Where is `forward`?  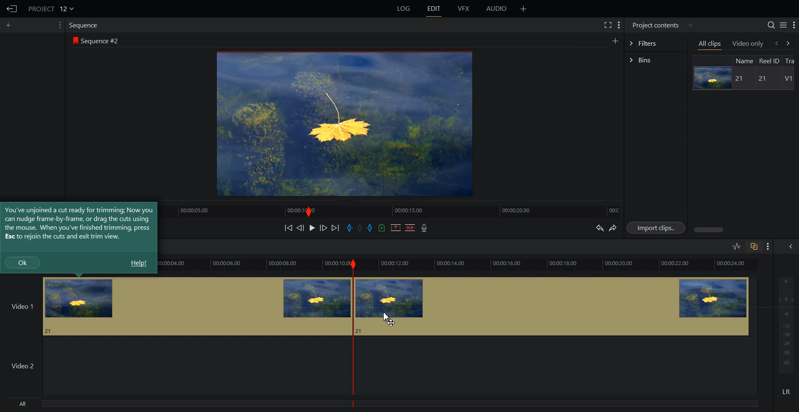 forward is located at coordinates (792, 43).